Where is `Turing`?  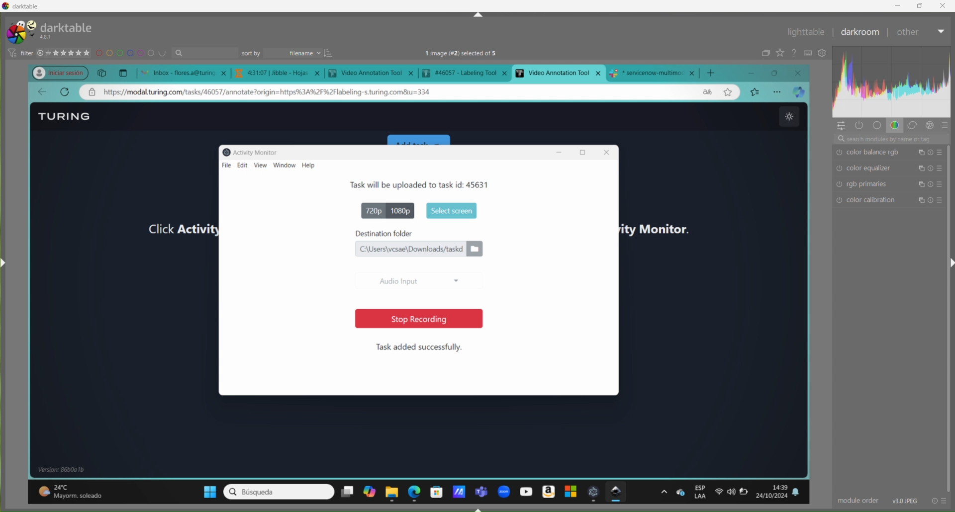 Turing is located at coordinates (67, 116).